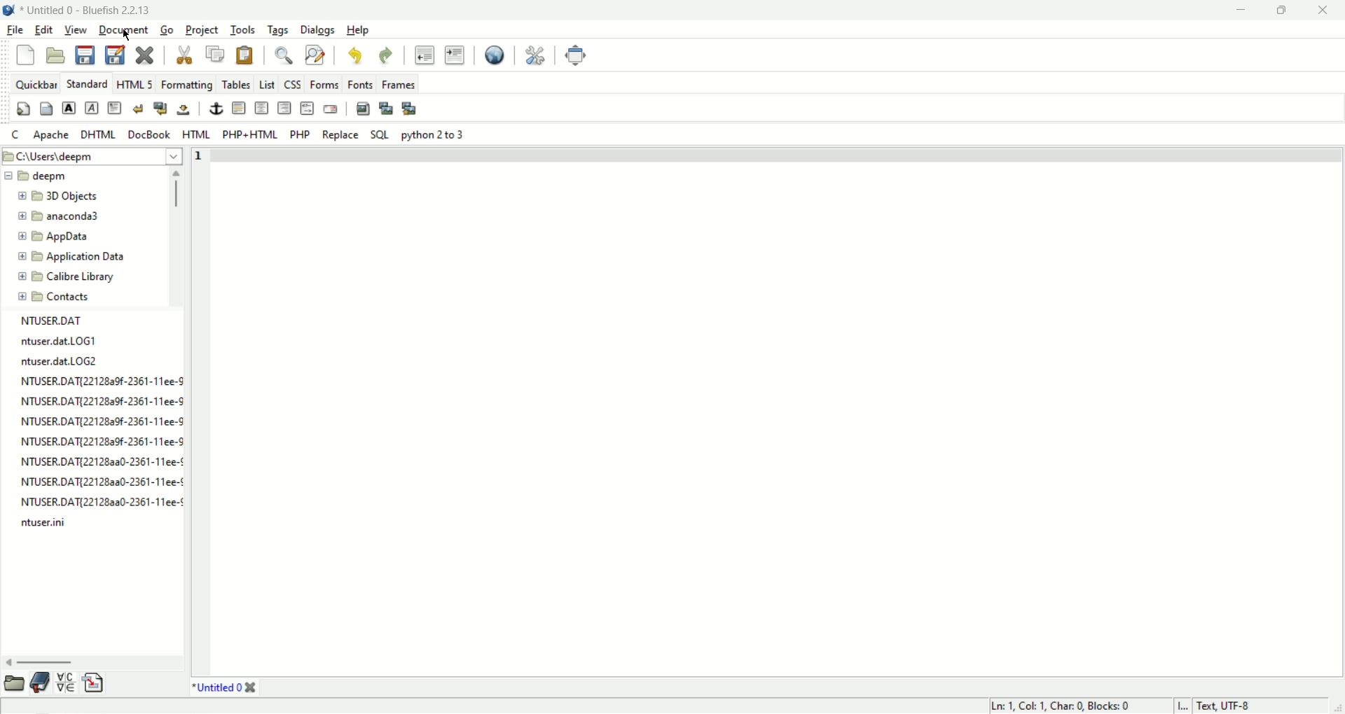 The width and height of the screenshot is (1345, 714). What do you see at coordinates (425, 56) in the screenshot?
I see `unindent` at bounding box center [425, 56].